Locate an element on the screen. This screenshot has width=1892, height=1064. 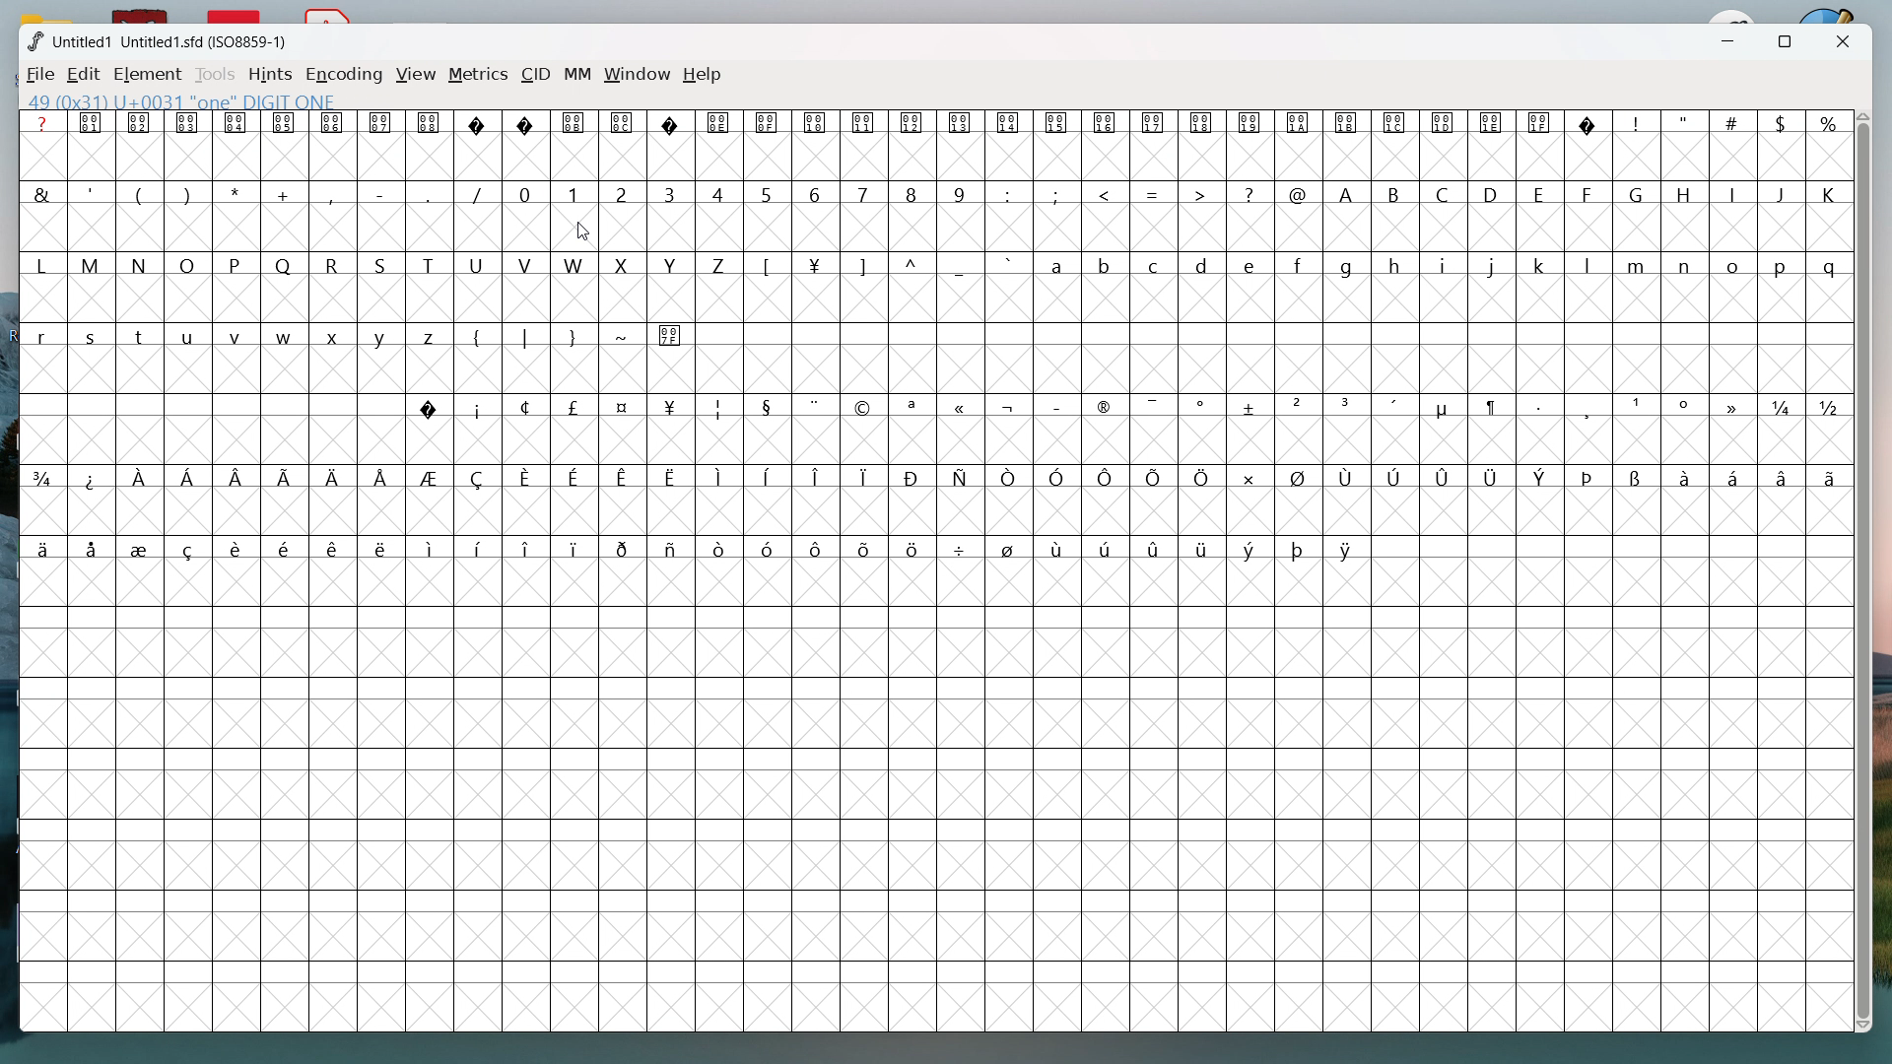
w is located at coordinates (287, 335).